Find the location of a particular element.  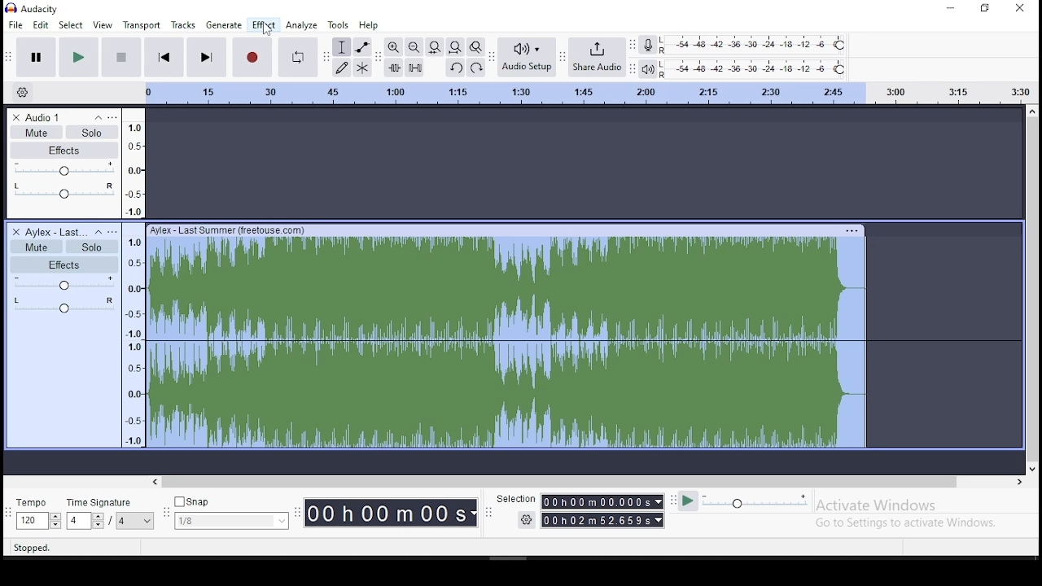

time signature is located at coordinates (112, 514).